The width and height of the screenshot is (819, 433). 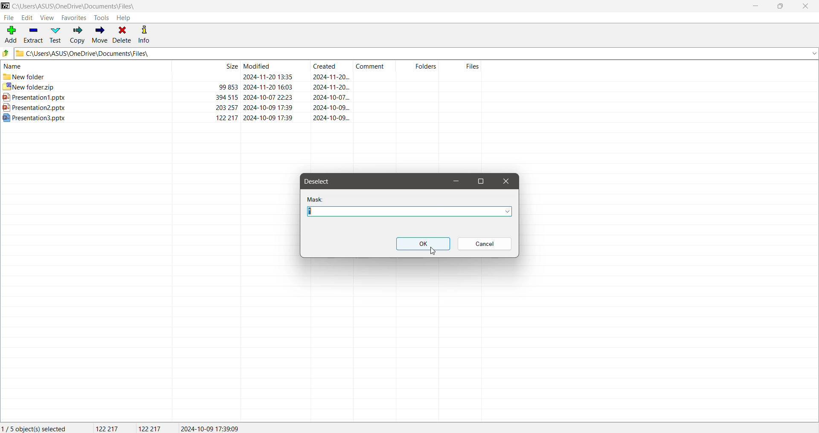 What do you see at coordinates (416, 53) in the screenshot?
I see `Current Folder Path` at bounding box center [416, 53].